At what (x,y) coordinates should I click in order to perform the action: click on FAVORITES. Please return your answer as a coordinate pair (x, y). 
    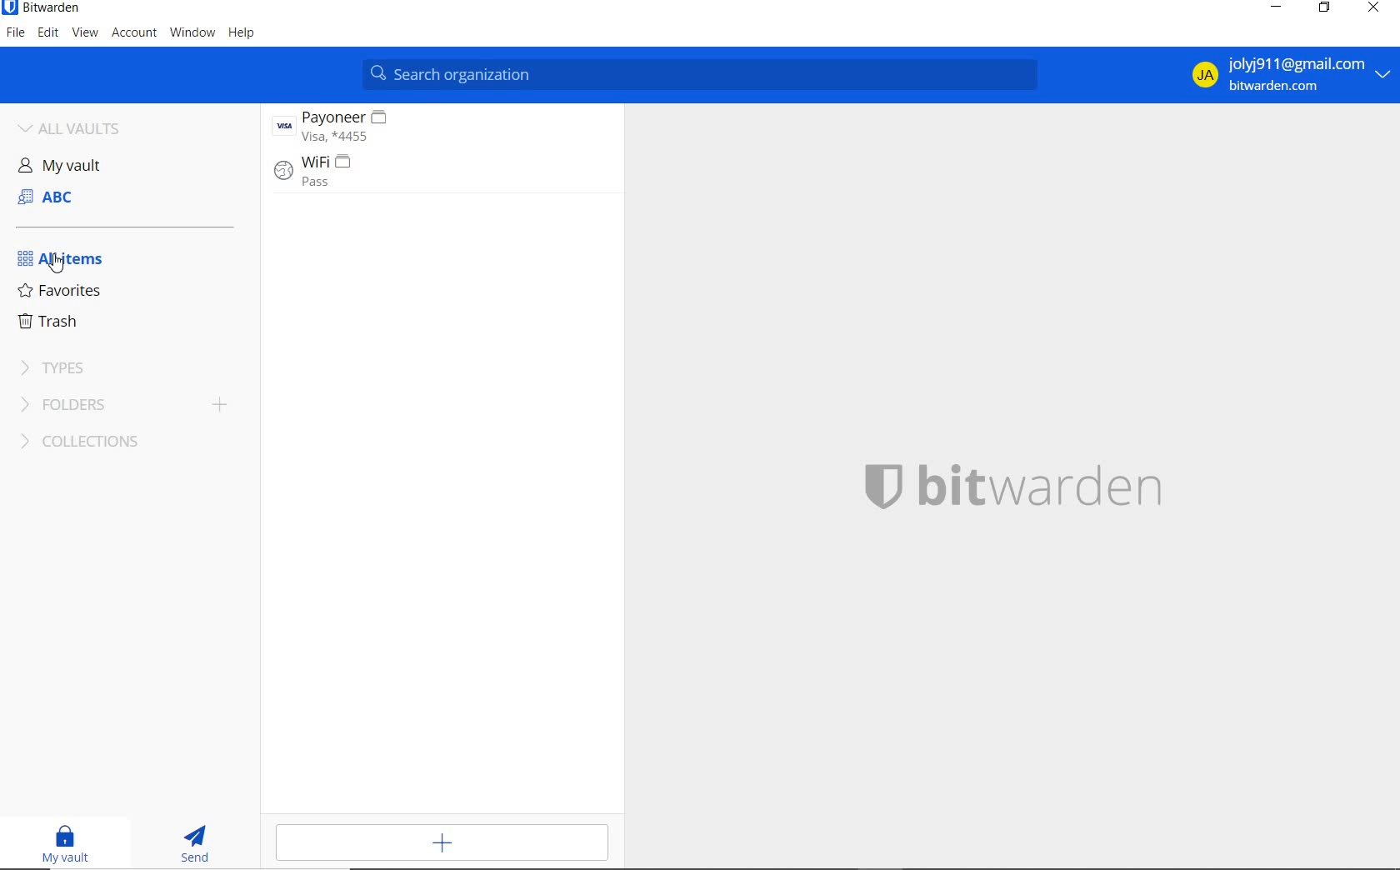
    Looking at the image, I should click on (63, 292).